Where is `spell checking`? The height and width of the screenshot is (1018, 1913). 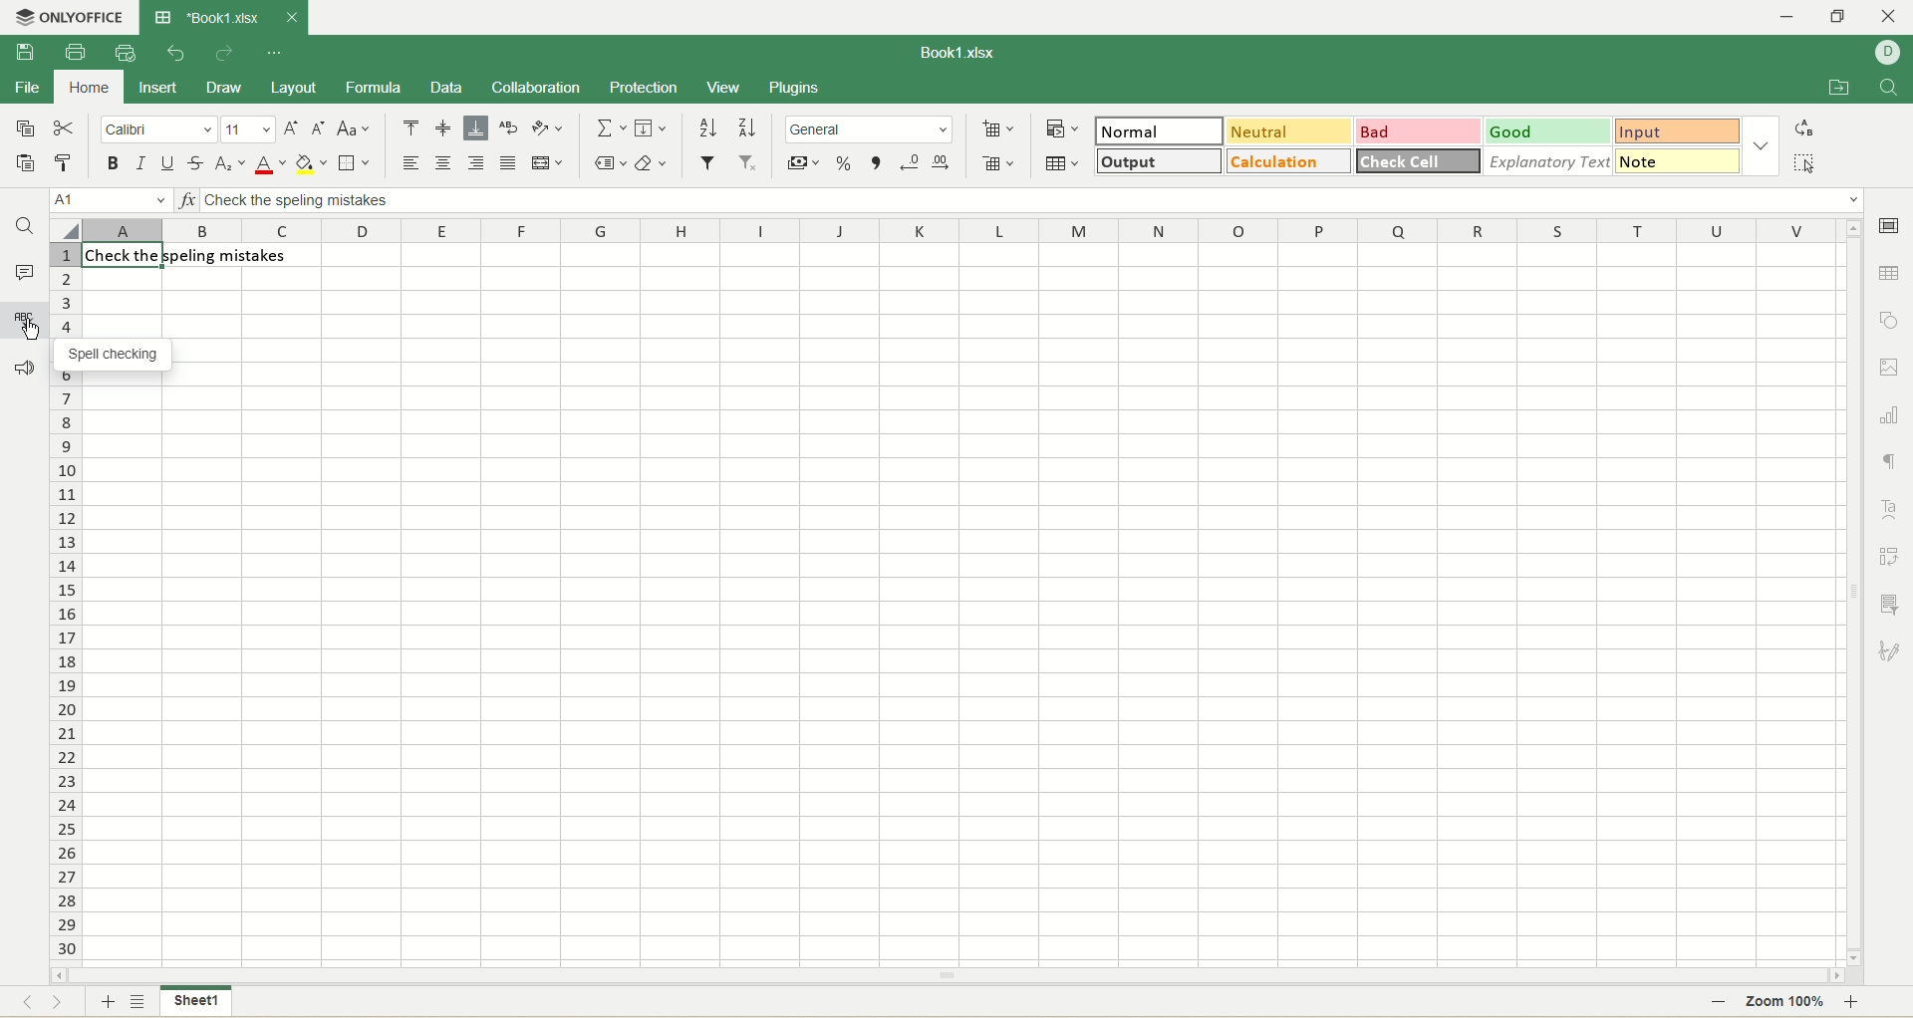
spell checking is located at coordinates (25, 321).